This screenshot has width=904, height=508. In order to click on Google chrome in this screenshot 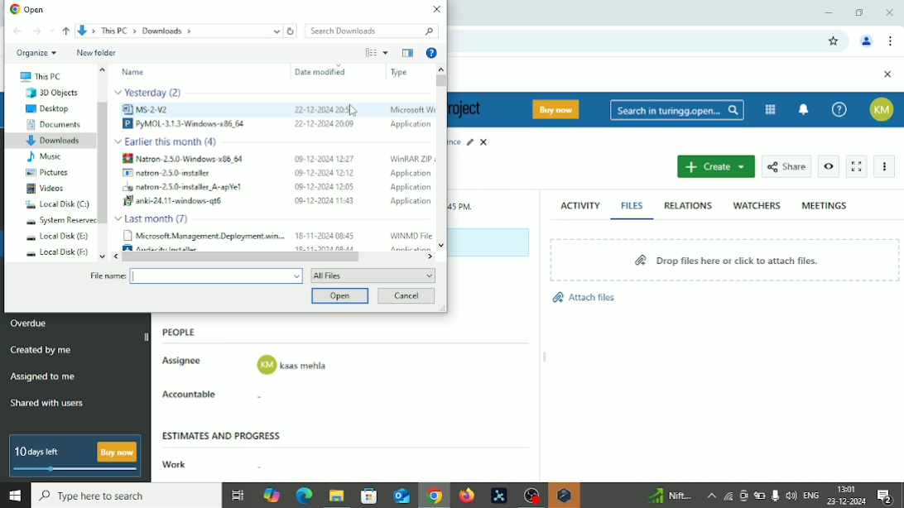, I will do `click(434, 497)`.